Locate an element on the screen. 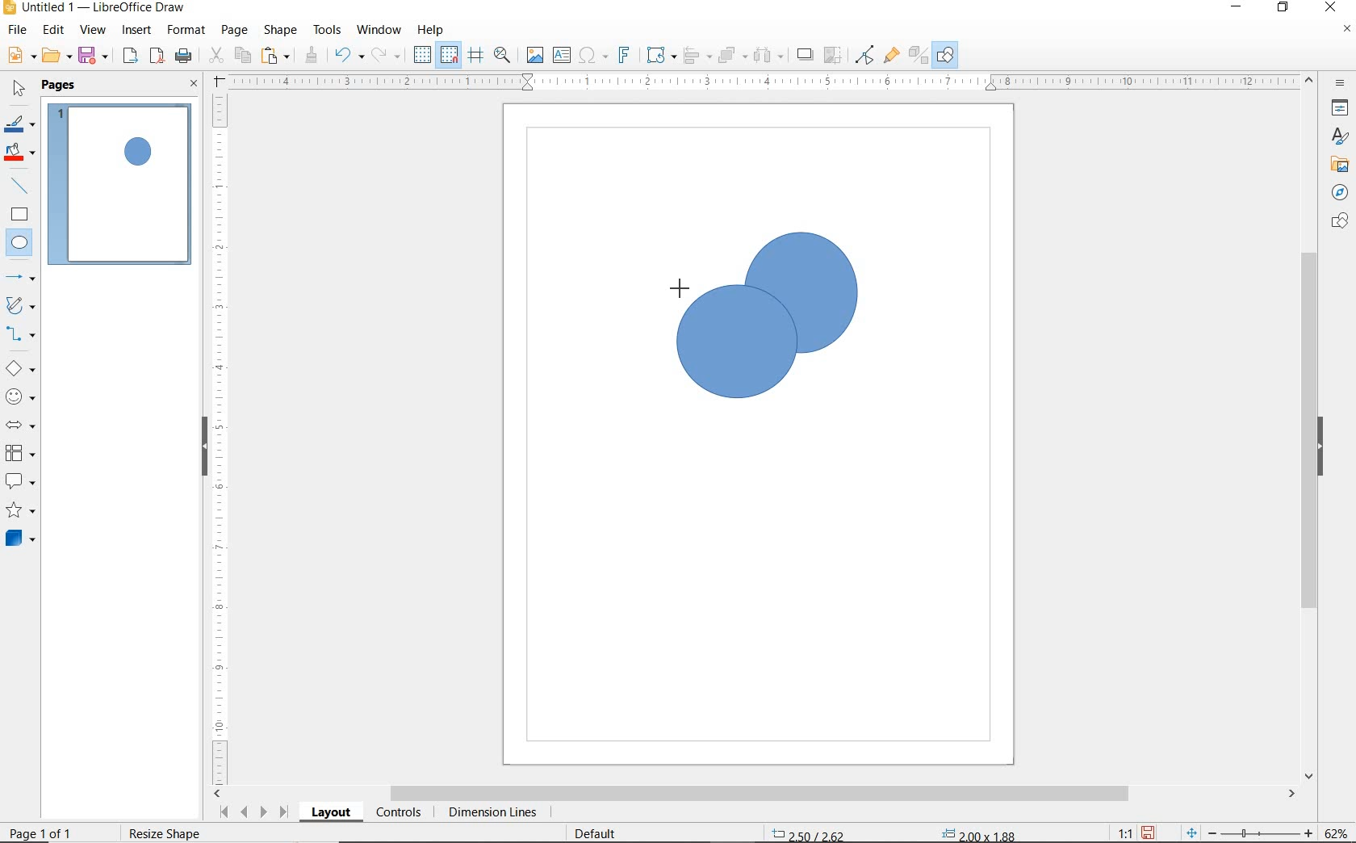 The width and height of the screenshot is (1356, 843). SIDEBAR SETTINGS is located at coordinates (1341, 84).